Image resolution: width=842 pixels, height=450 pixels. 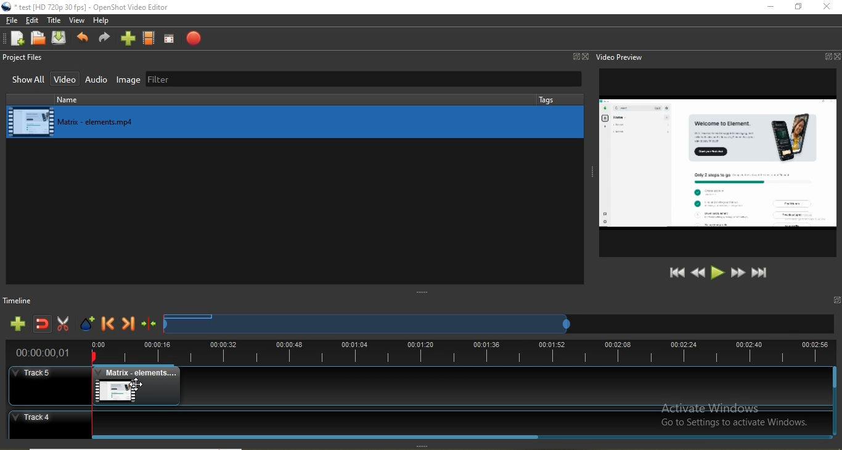 What do you see at coordinates (676, 272) in the screenshot?
I see `Jump to start` at bounding box center [676, 272].